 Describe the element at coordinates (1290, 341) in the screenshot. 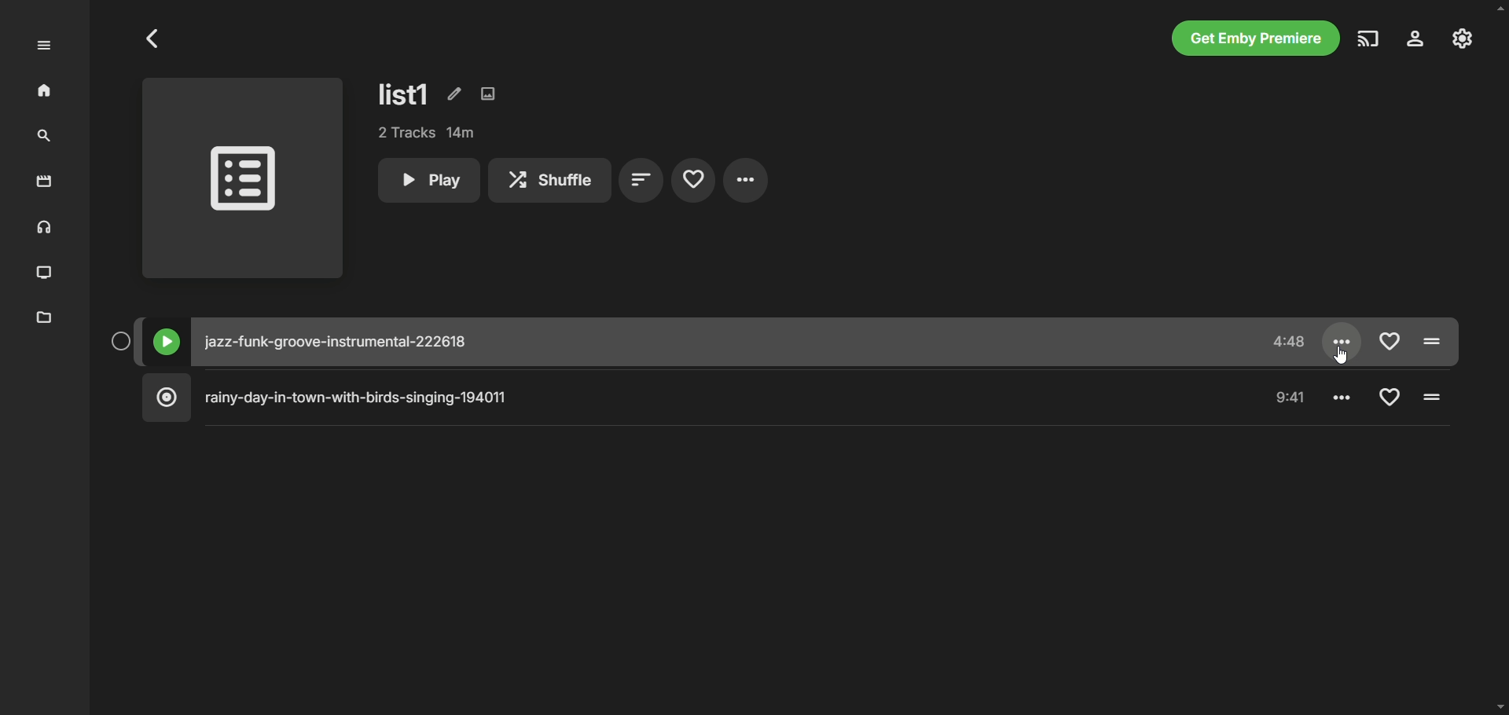

I see `time` at that location.